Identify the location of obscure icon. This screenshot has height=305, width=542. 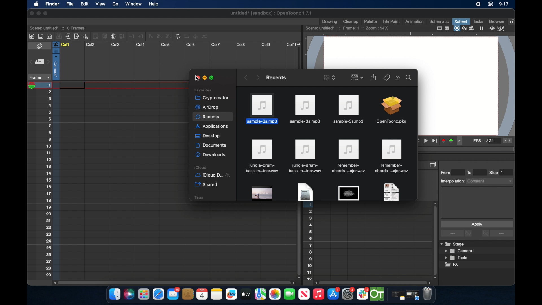
(391, 192).